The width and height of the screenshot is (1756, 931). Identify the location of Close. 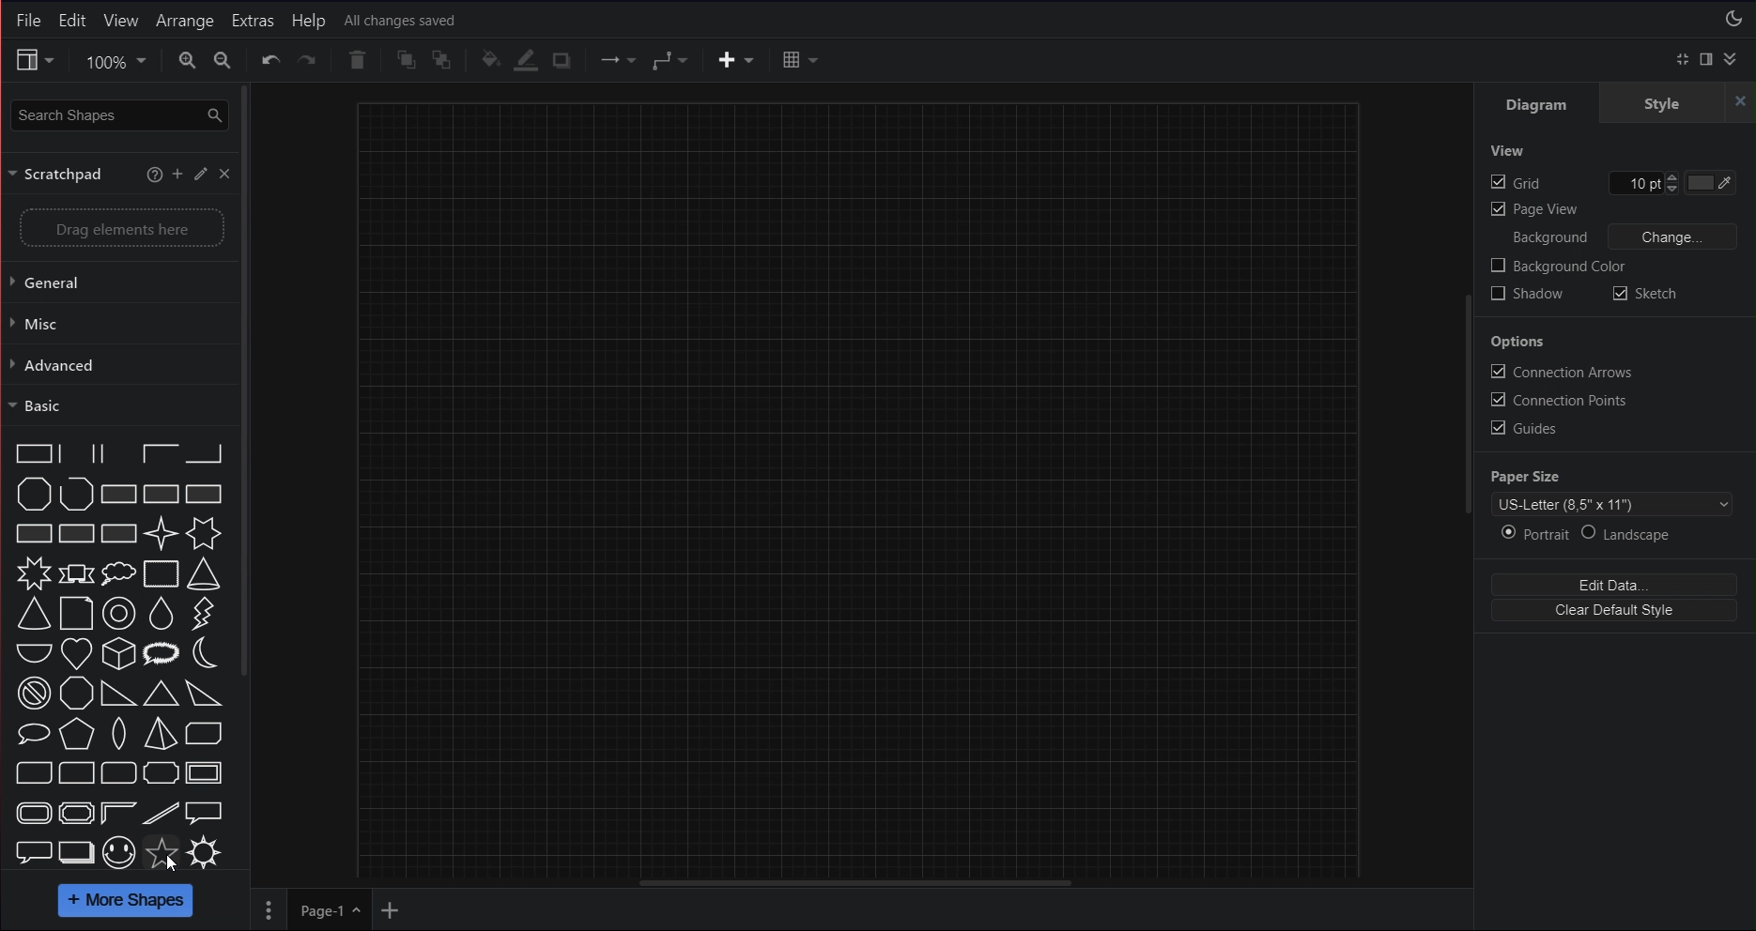
(1741, 102).